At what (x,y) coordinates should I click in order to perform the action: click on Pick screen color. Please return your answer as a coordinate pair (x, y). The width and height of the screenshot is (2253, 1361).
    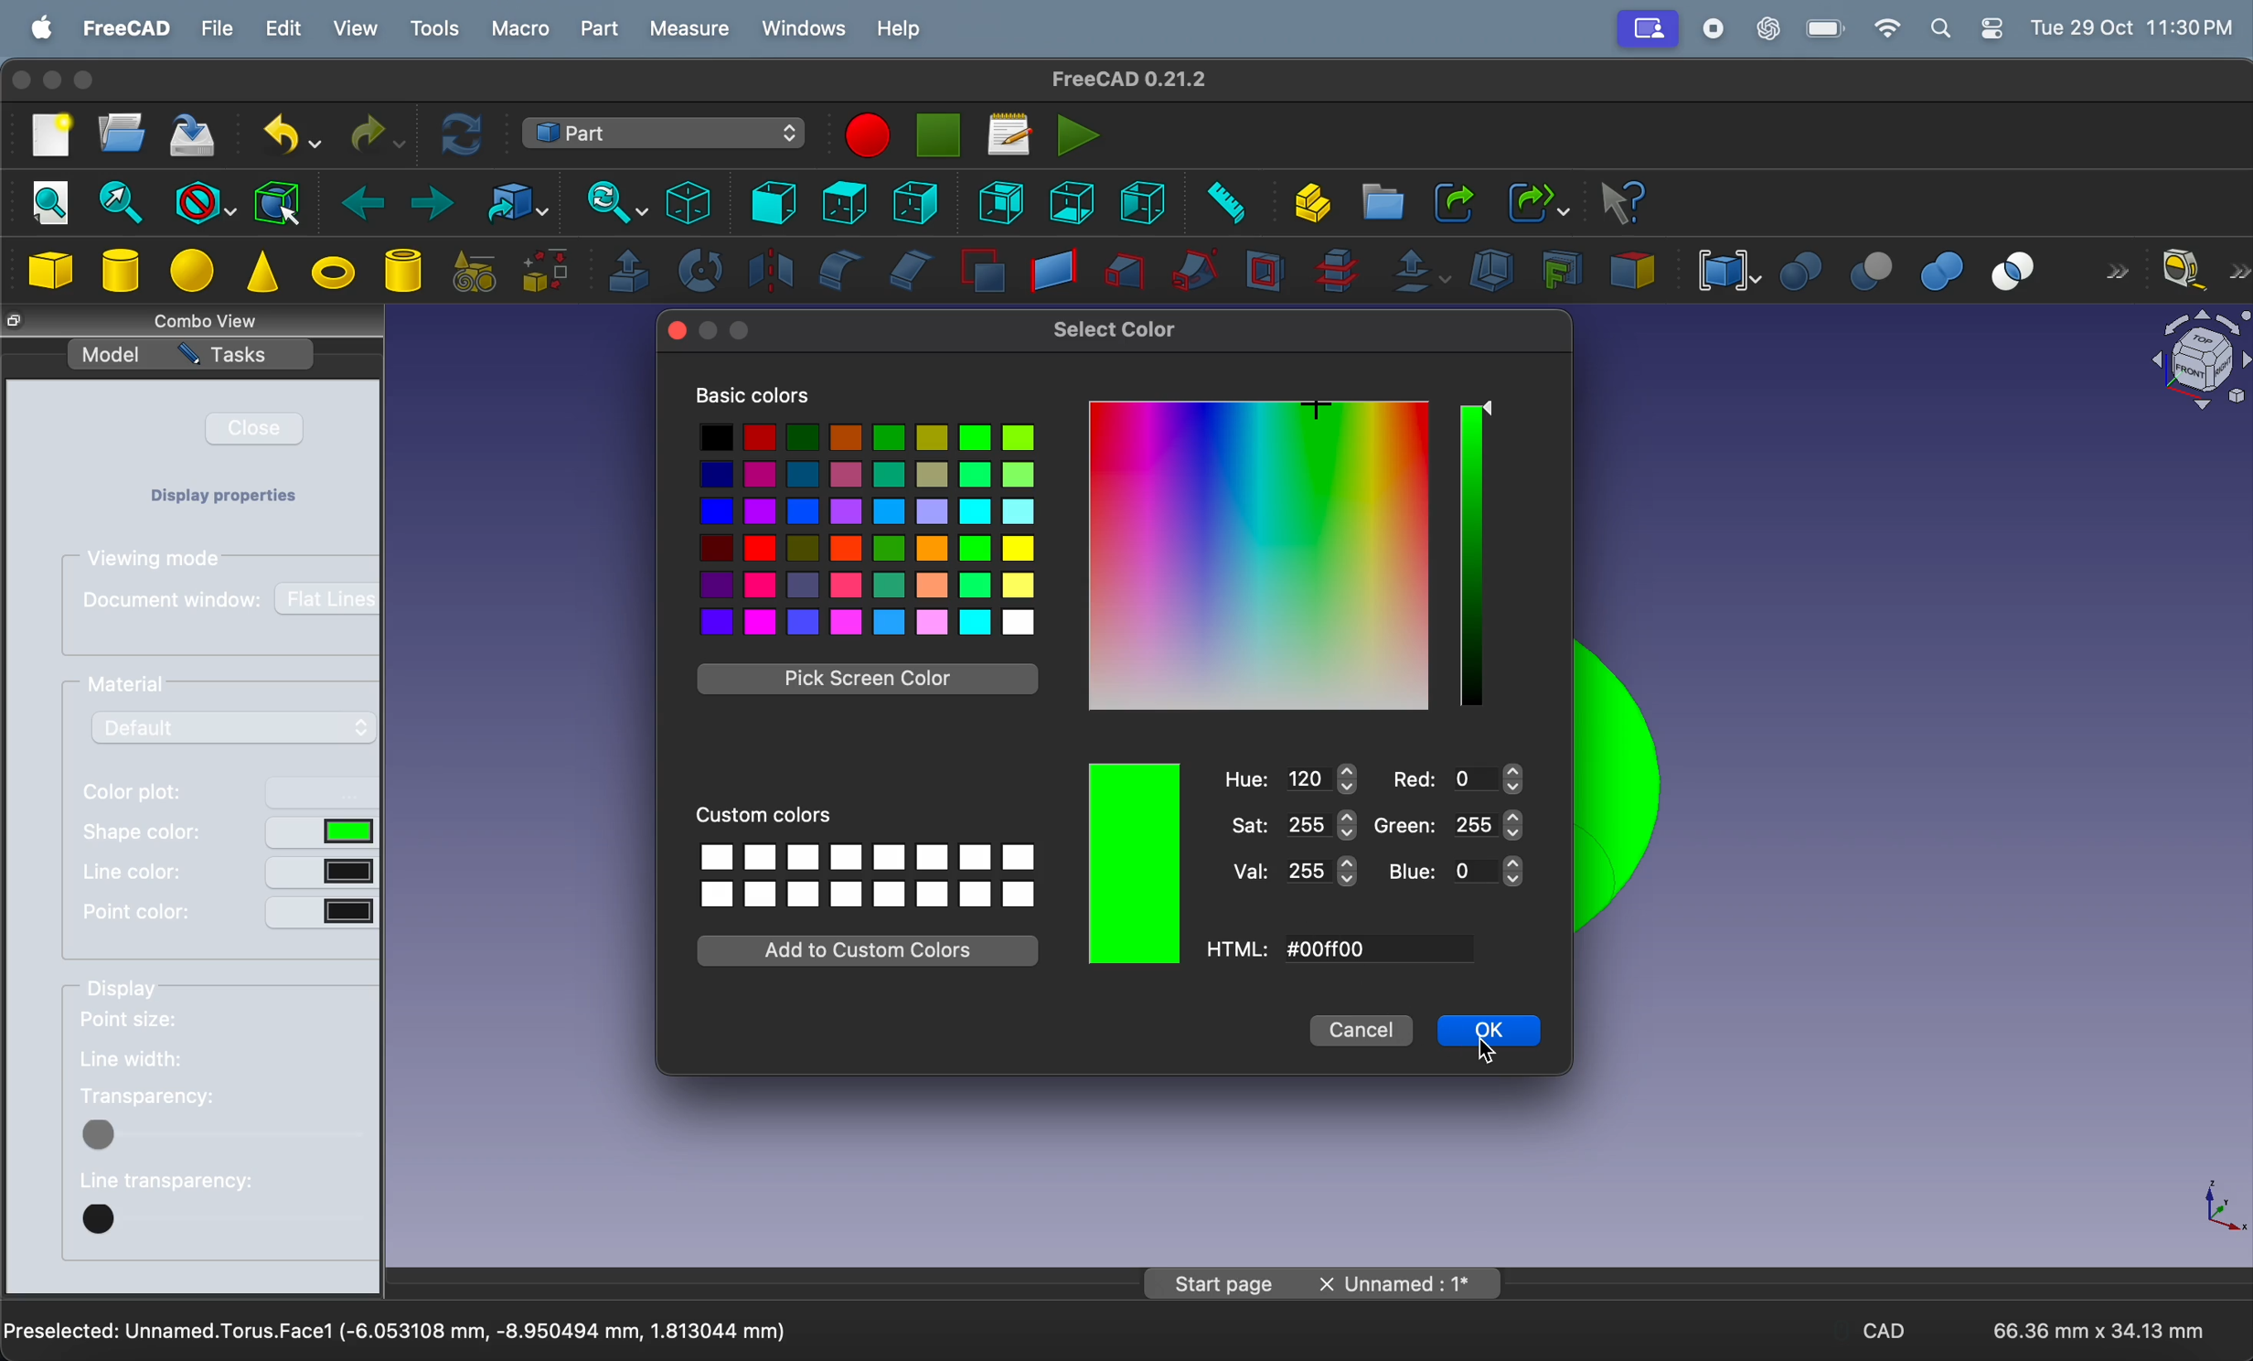
    Looking at the image, I should click on (870, 679).